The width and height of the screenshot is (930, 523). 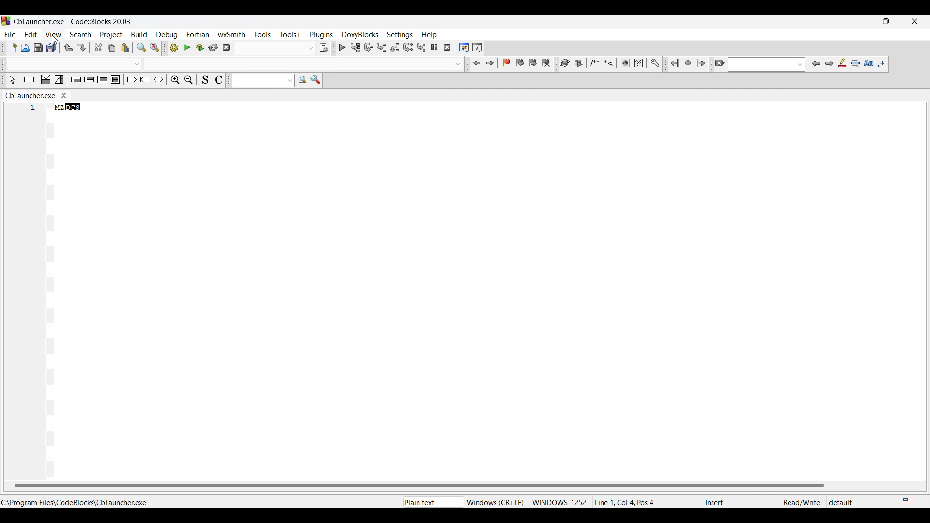 I want to click on Rebuild, so click(x=213, y=47).